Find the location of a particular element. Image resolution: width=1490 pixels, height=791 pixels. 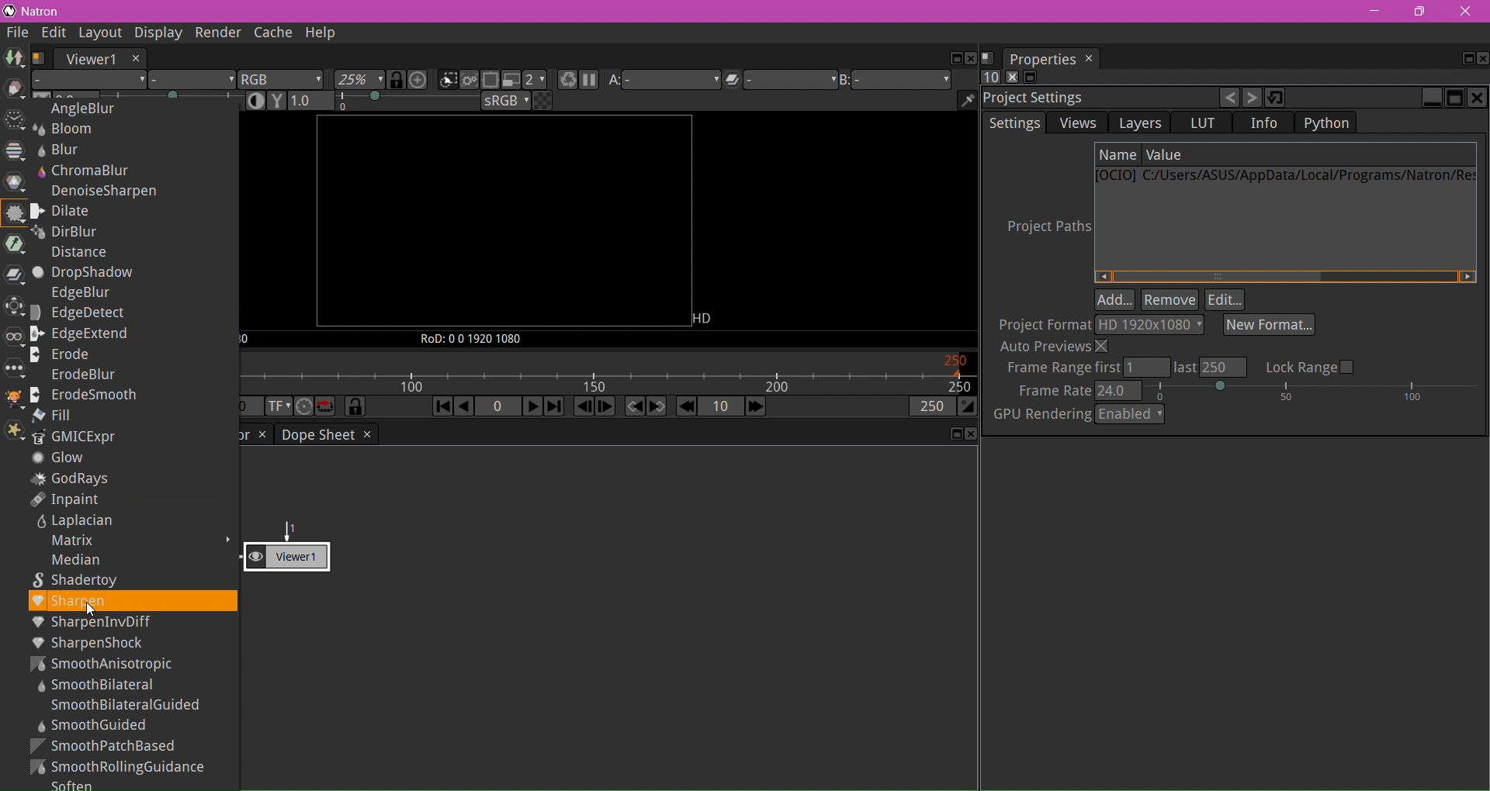

Close Tab is located at coordinates (1090, 58).